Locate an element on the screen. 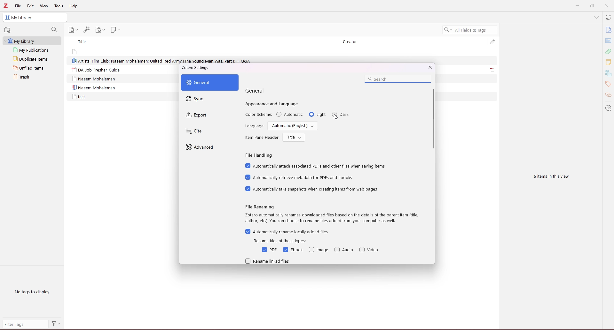 The image size is (614, 330). my library is located at coordinates (33, 41).